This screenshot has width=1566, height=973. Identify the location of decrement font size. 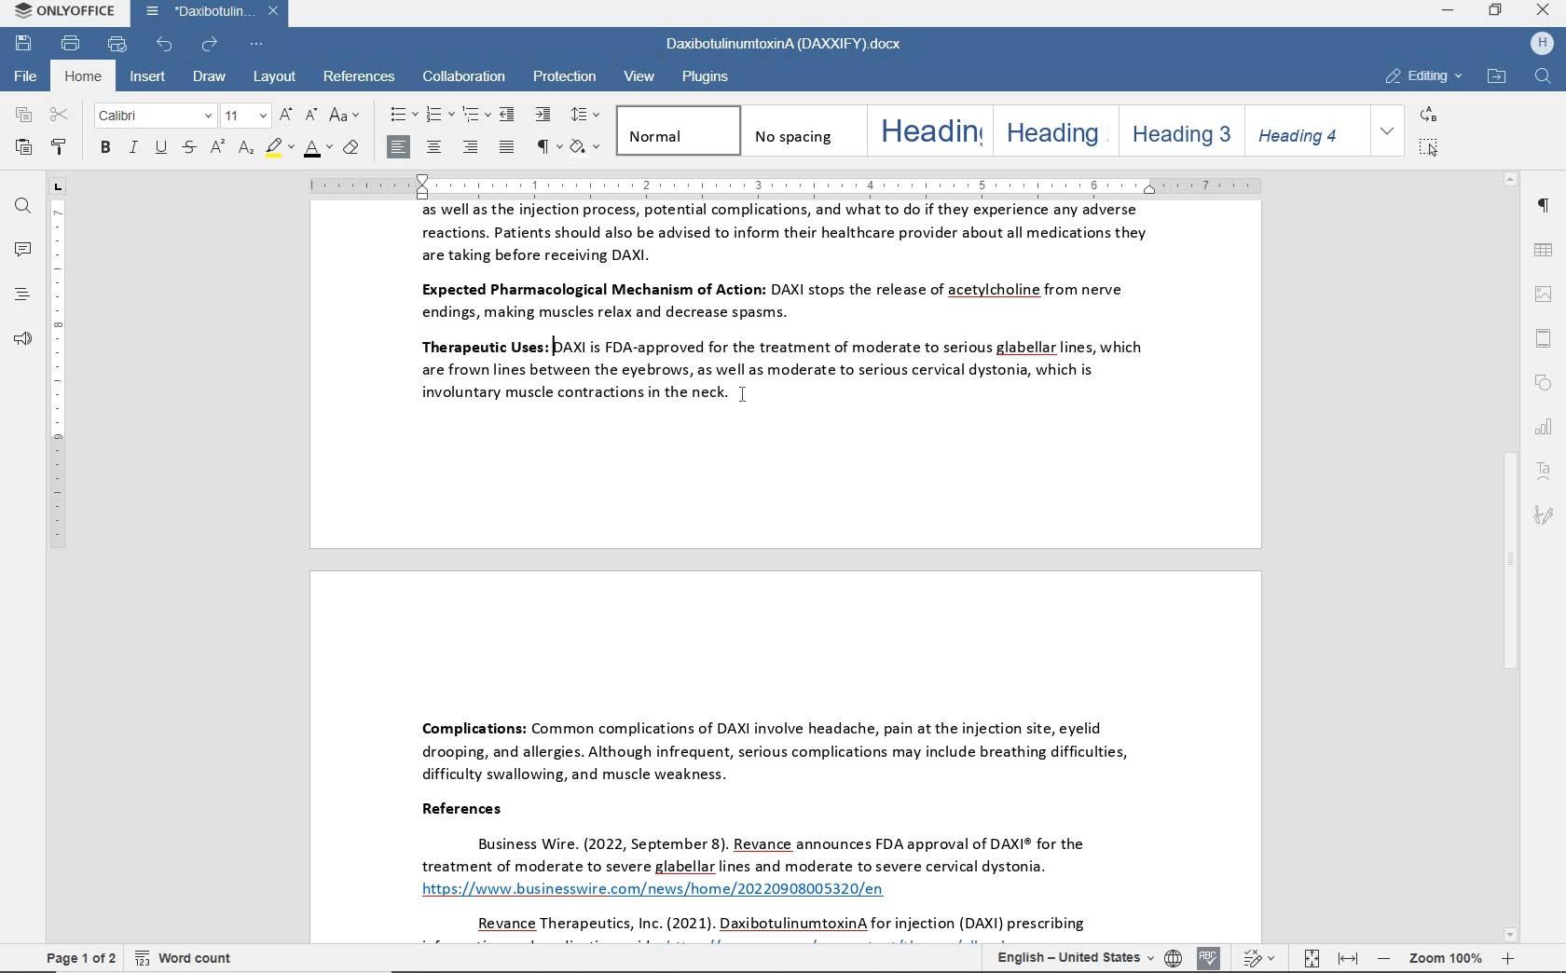
(309, 114).